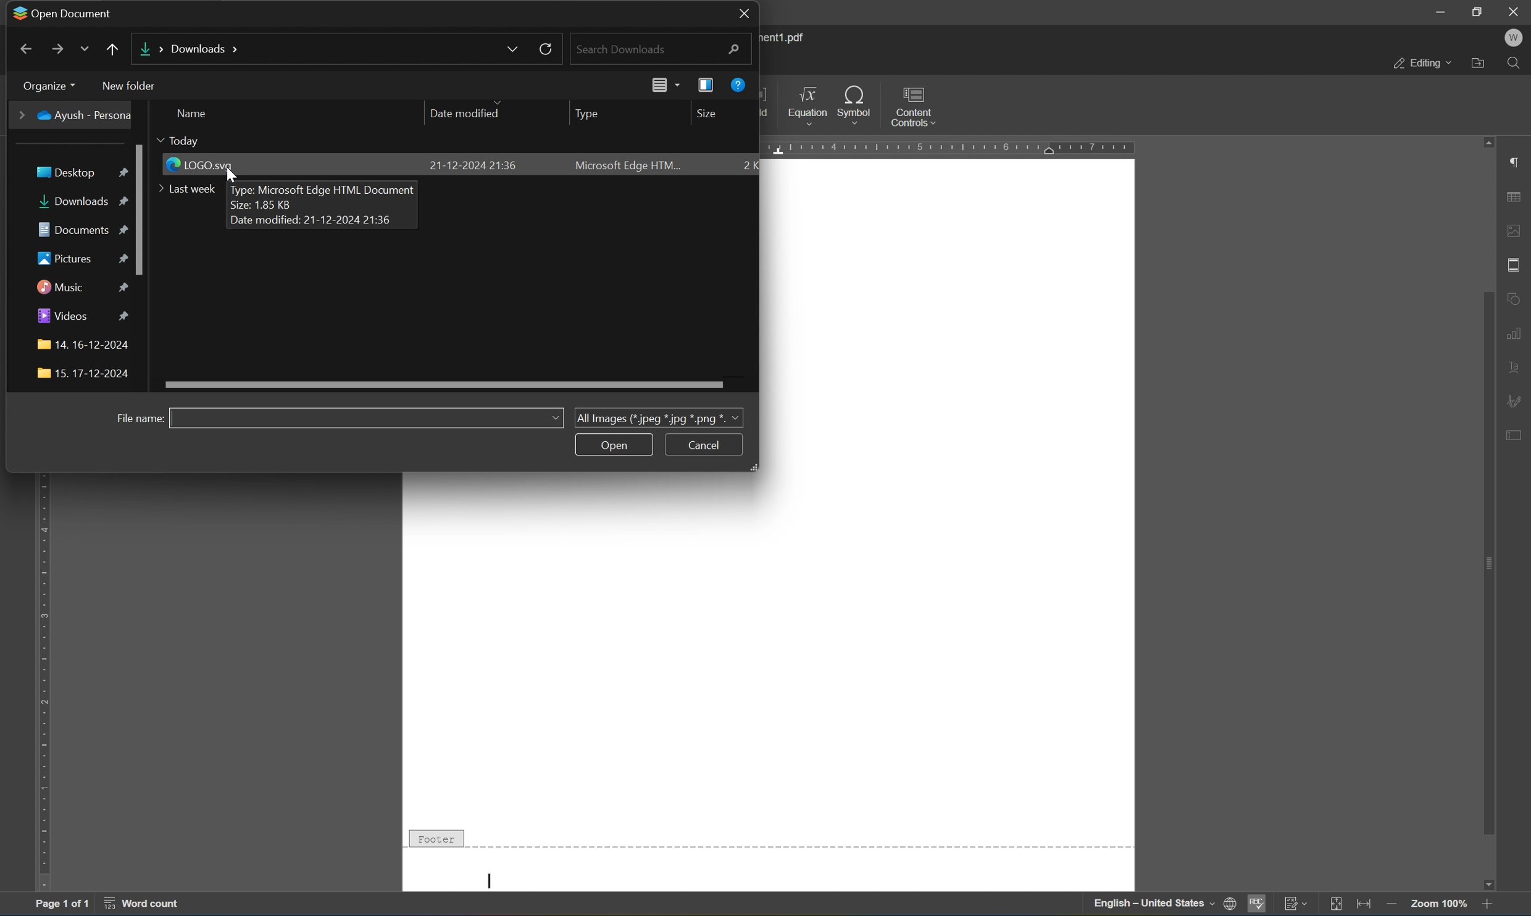 The width and height of the screenshot is (1531, 916). What do you see at coordinates (179, 139) in the screenshot?
I see `today` at bounding box center [179, 139].